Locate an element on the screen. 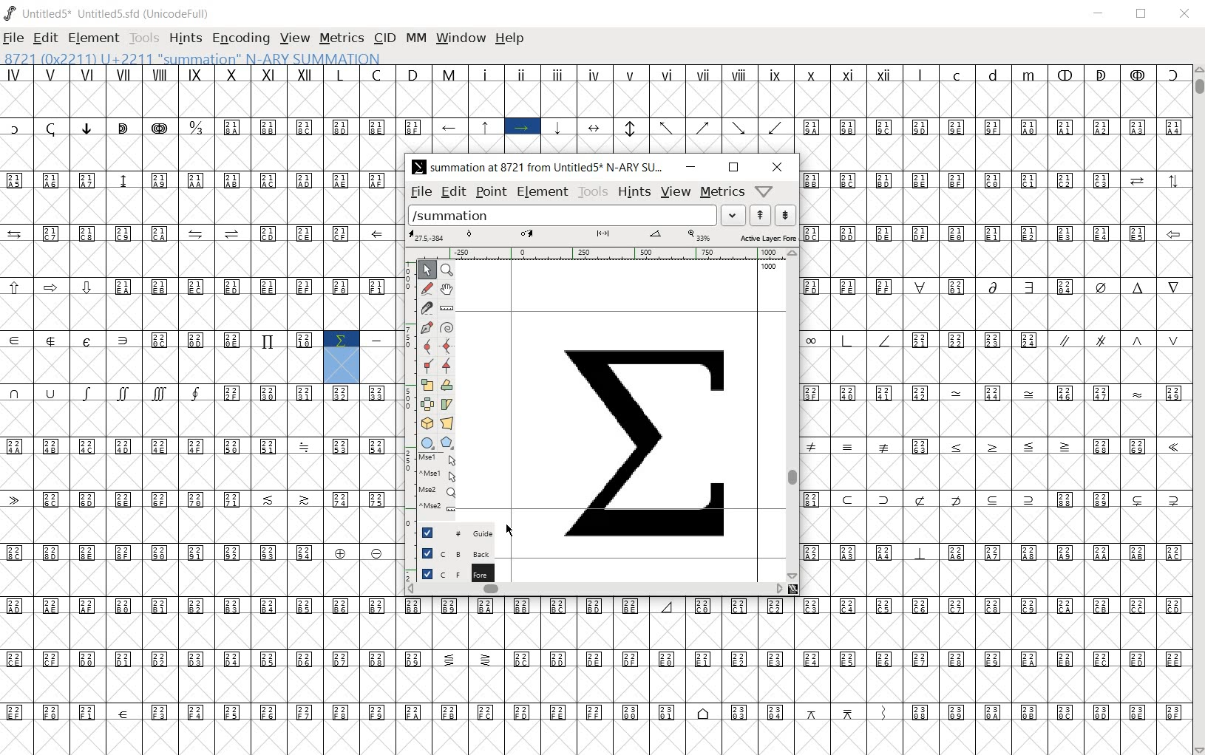 Image resolution: width=1205 pixels, height=755 pixels. draw a freehand curve is located at coordinates (427, 287).